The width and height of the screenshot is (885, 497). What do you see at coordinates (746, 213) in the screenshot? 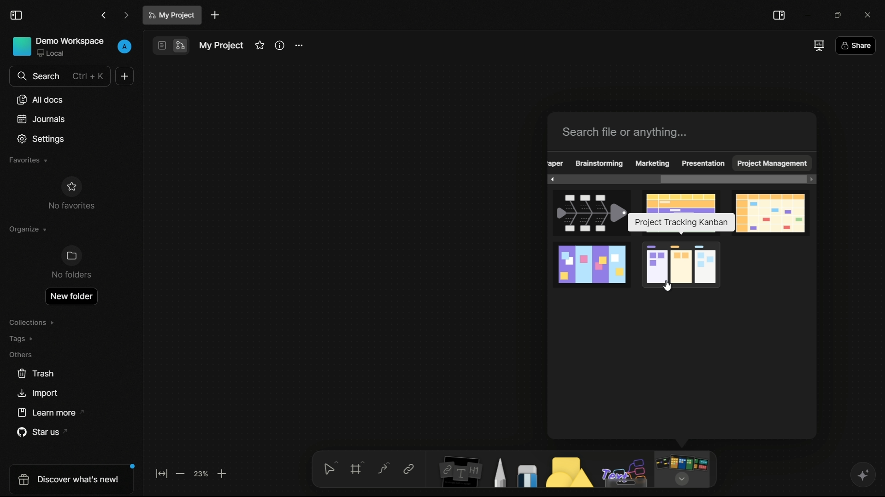
I see `monthly calendar template` at bounding box center [746, 213].